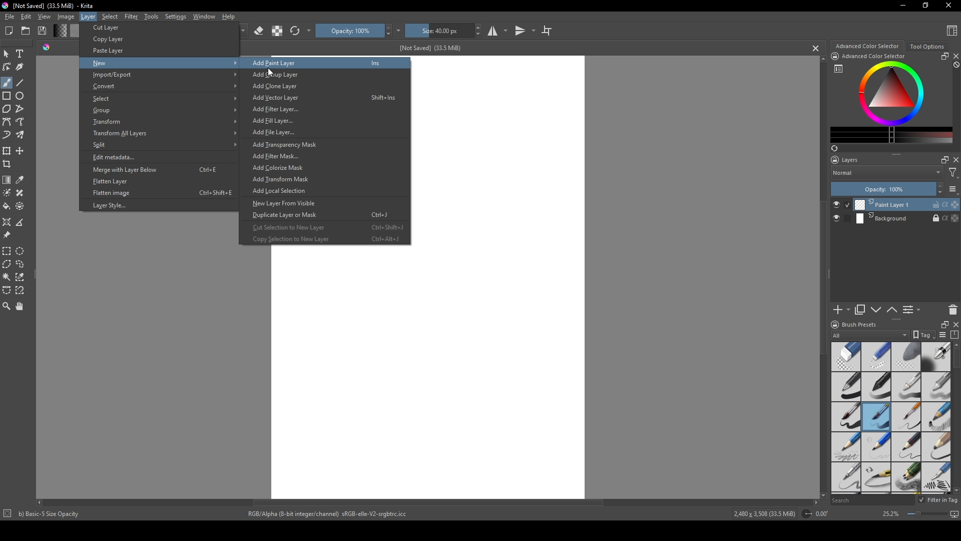 The width and height of the screenshot is (961, 541). Describe the element at coordinates (936, 417) in the screenshot. I see `pencil` at that location.